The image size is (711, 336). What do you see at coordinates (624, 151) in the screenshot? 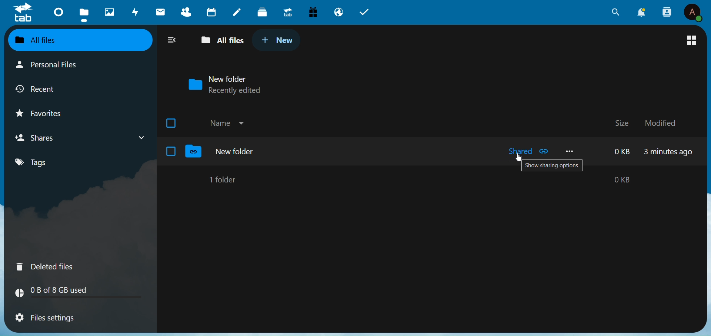
I see `0 kb` at bounding box center [624, 151].